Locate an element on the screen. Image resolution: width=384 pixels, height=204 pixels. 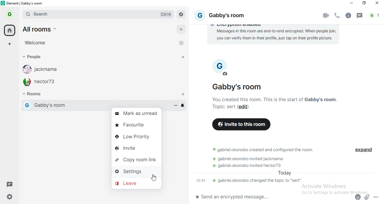
search bar is located at coordinates (70, 14).